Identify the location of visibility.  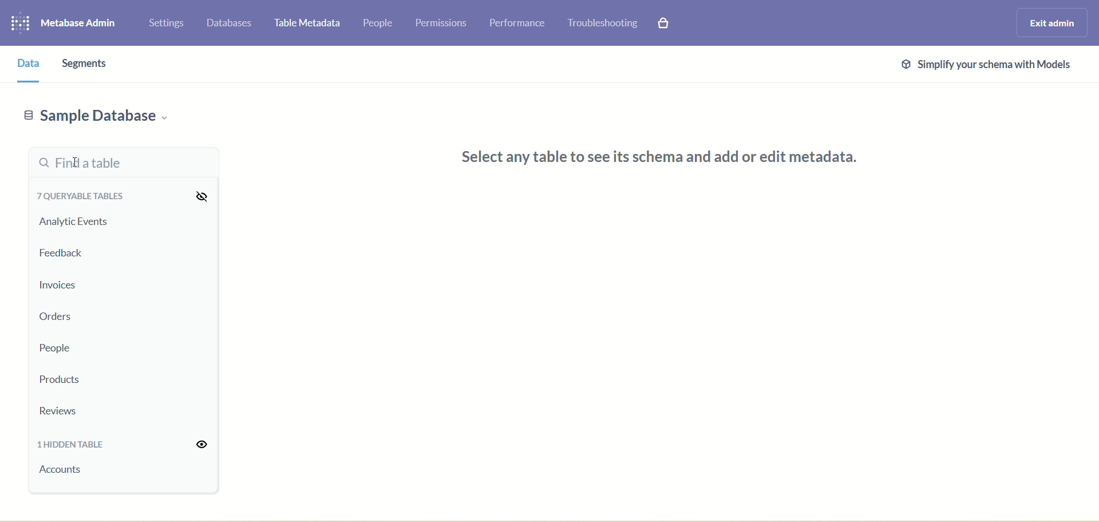
(201, 445).